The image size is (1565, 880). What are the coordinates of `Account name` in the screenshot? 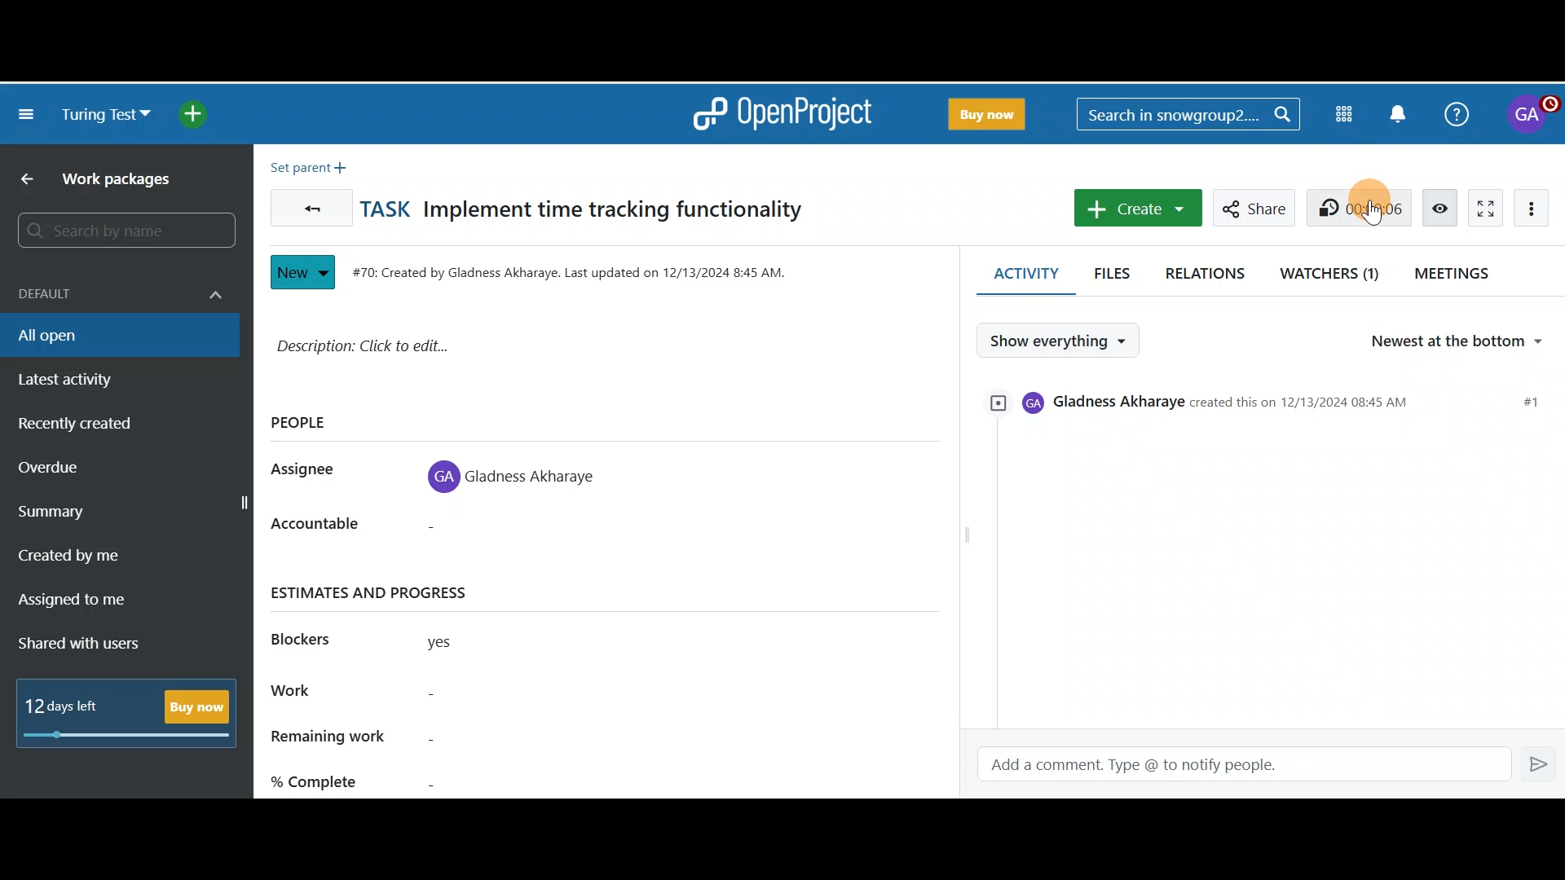 It's located at (1530, 115).